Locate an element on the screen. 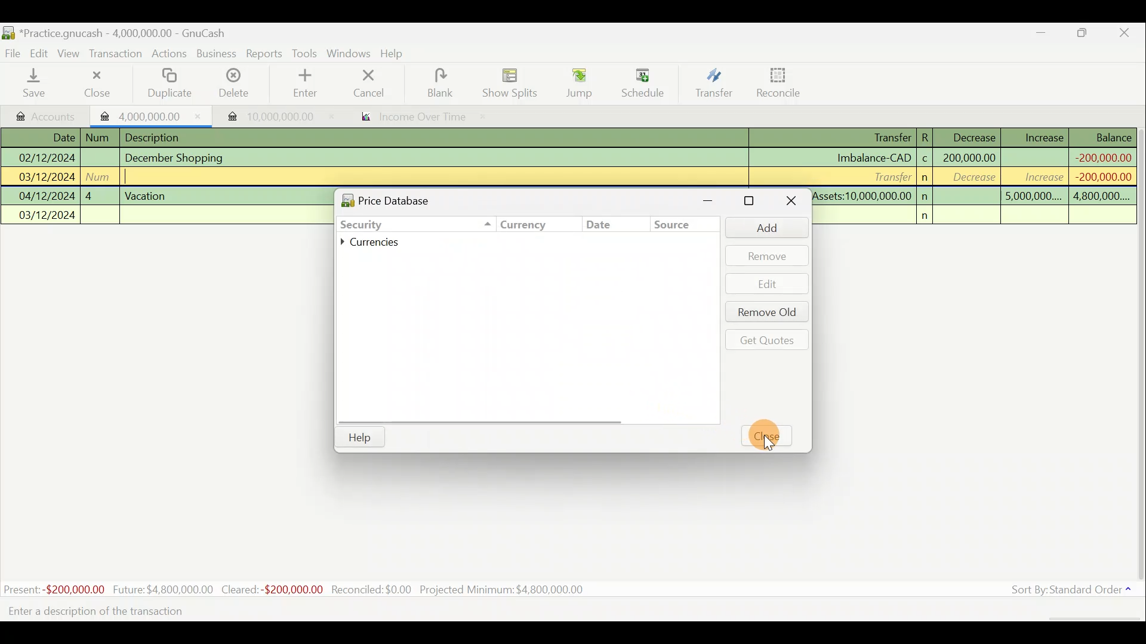  Transaction is located at coordinates (119, 55).